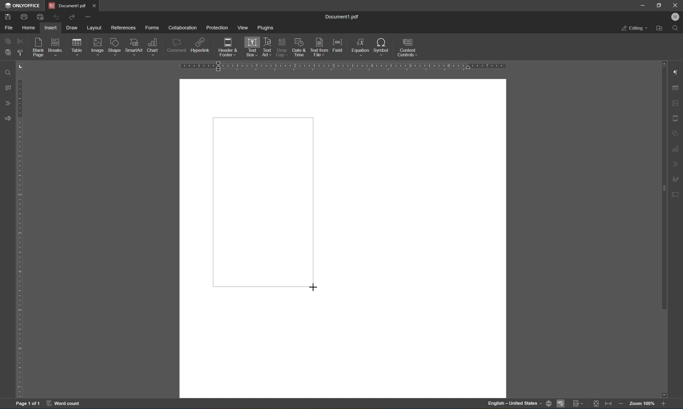 The height and width of the screenshot is (409, 683). What do you see at coordinates (95, 5) in the screenshot?
I see `Close` at bounding box center [95, 5].